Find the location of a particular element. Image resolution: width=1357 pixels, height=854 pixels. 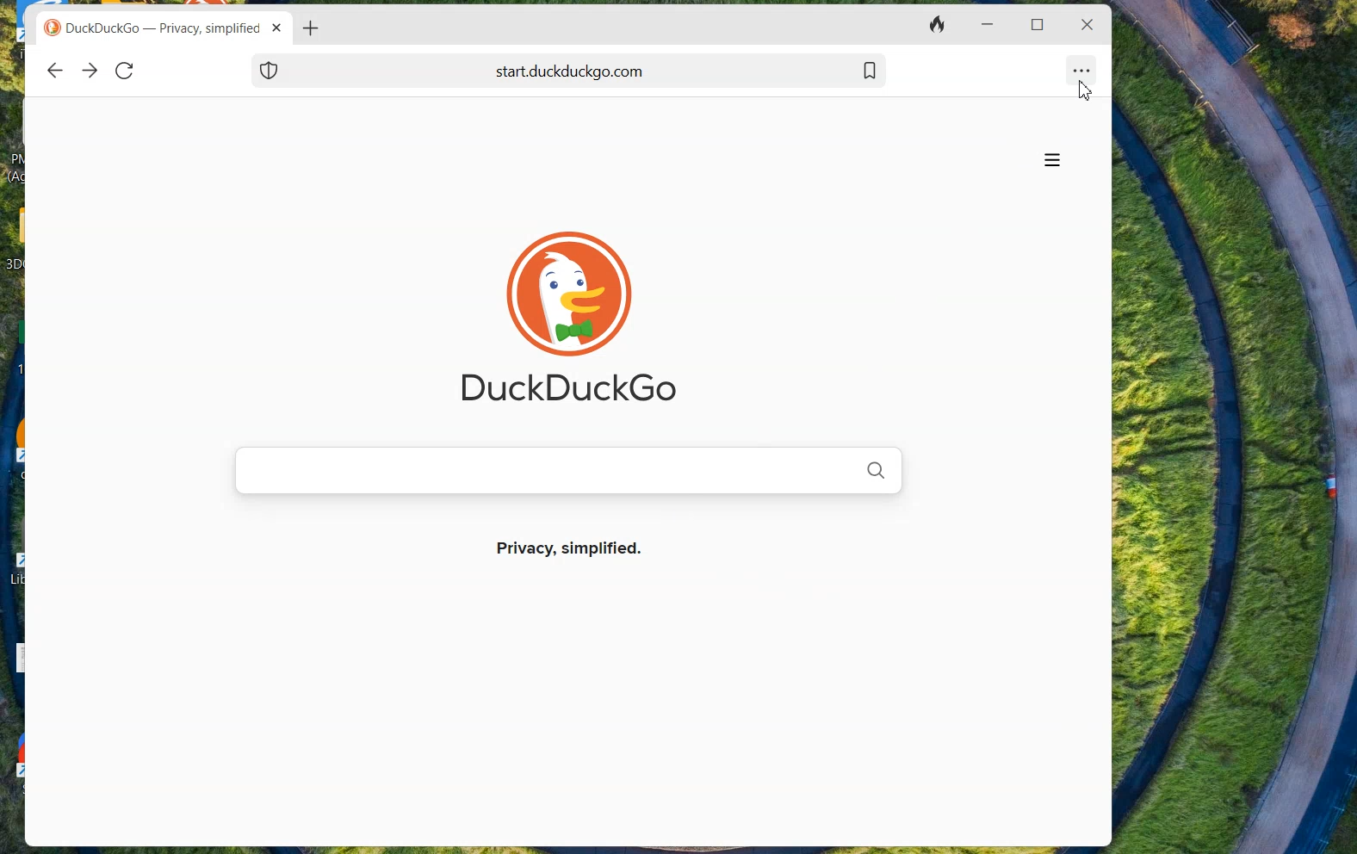

Bookmark is located at coordinates (870, 70).